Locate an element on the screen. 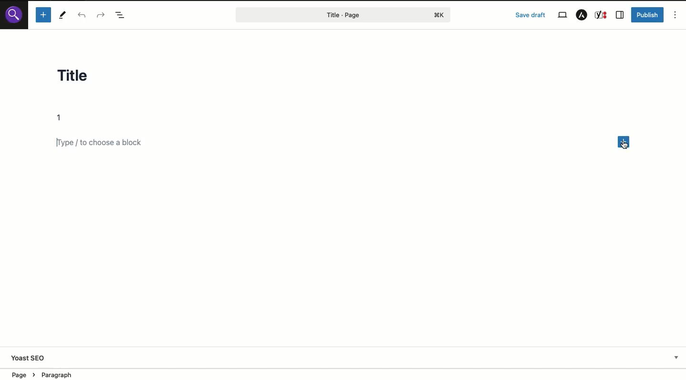 The height and width of the screenshot is (380, 686). Options is located at coordinates (676, 14).